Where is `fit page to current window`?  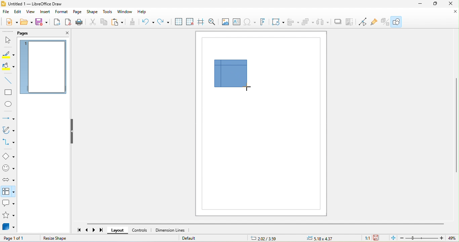
fit page to current window is located at coordinates (391, 238).